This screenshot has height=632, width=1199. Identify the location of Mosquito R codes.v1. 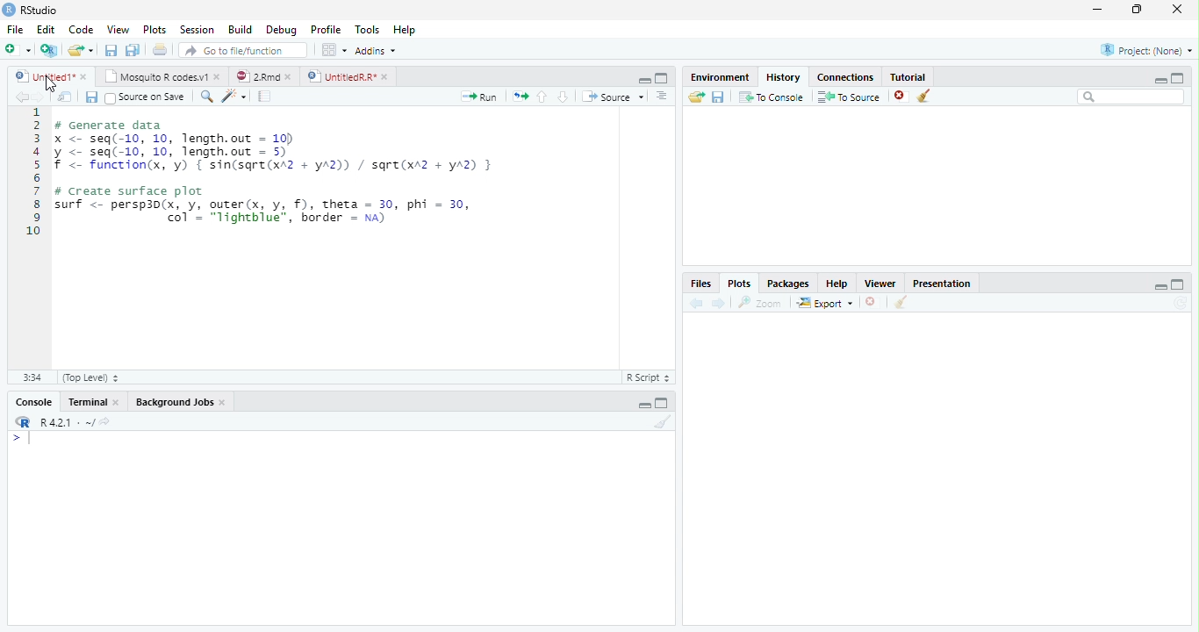
(154, 76).